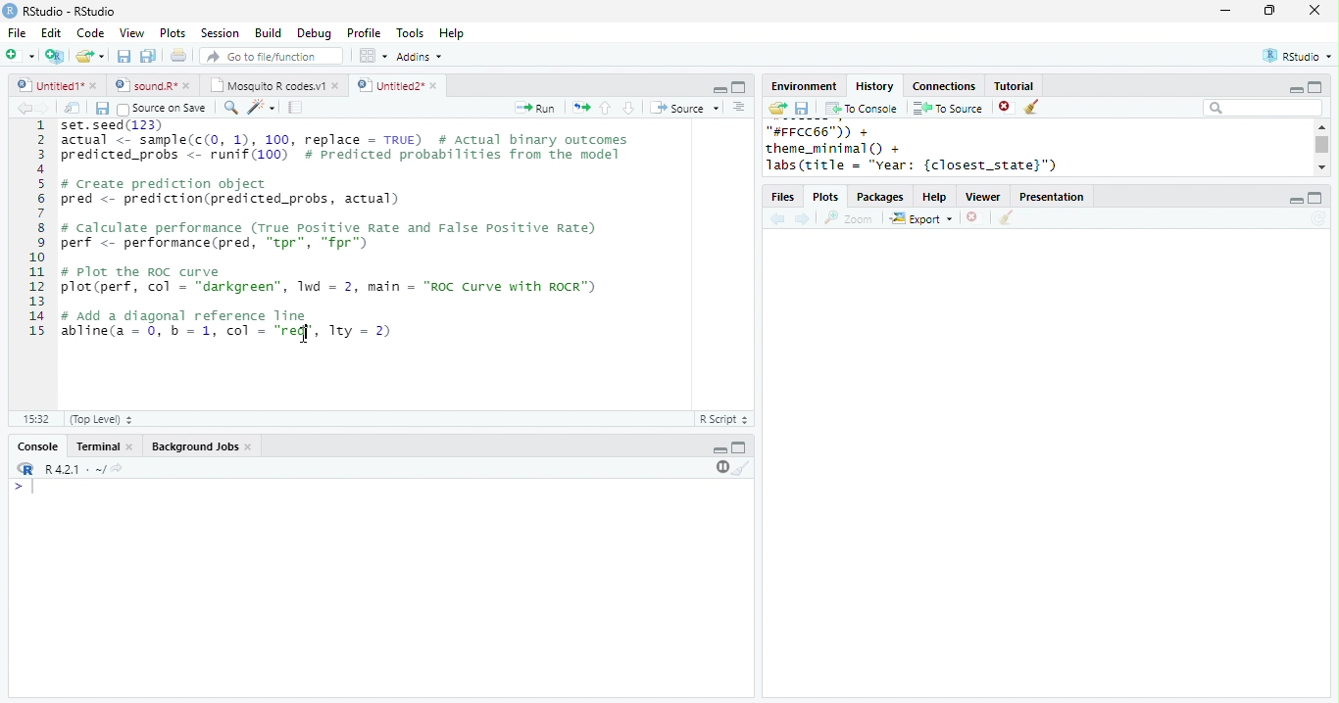 The height and width of the screenshot is (703, 1339). Describe the element at coordinates (17, 33) in the screenshot. I see `File` at that location.